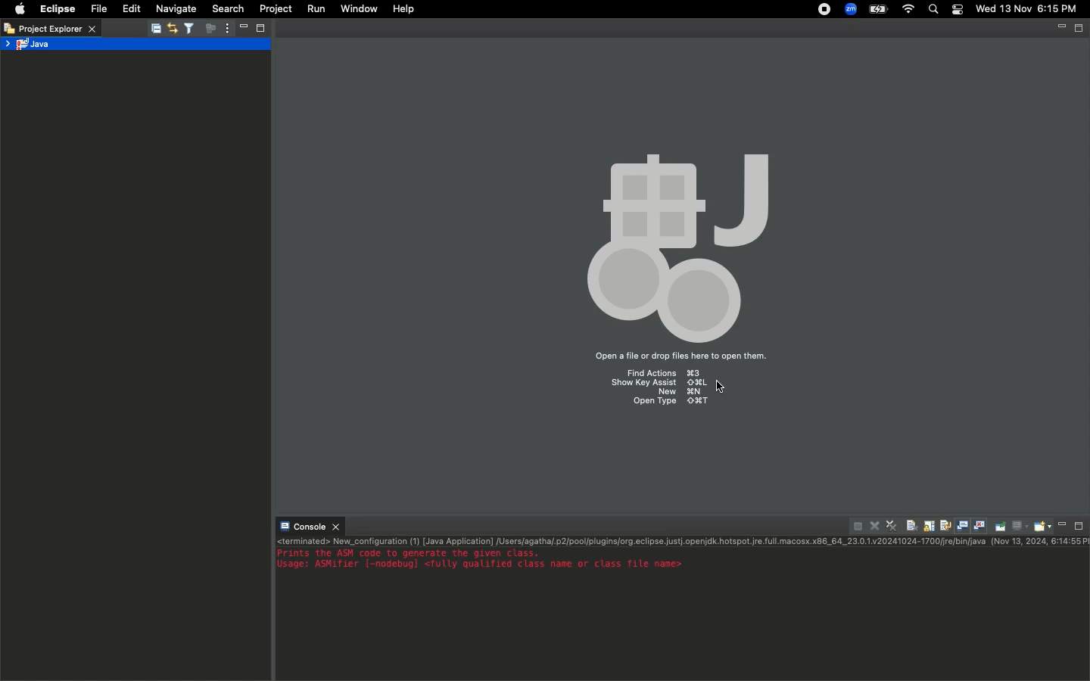  I want to click on Open a file or drop files here, so click(677, 356).